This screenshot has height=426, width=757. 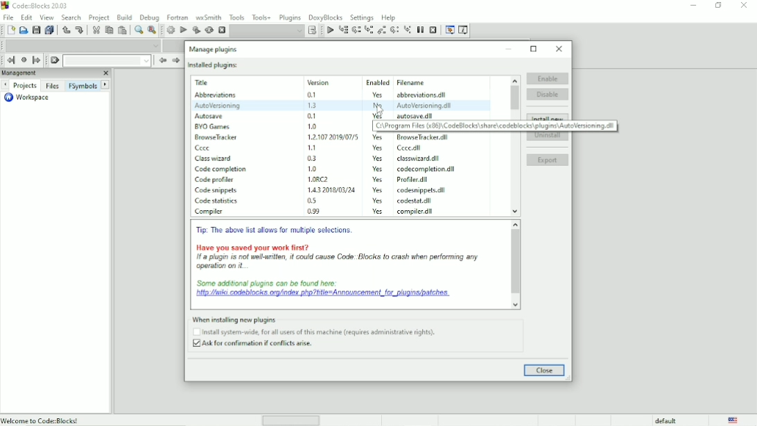 What do you see at coordinates (209, 17) in the screenshot?
I see `wxSmith` at bounding box center [209, 17].